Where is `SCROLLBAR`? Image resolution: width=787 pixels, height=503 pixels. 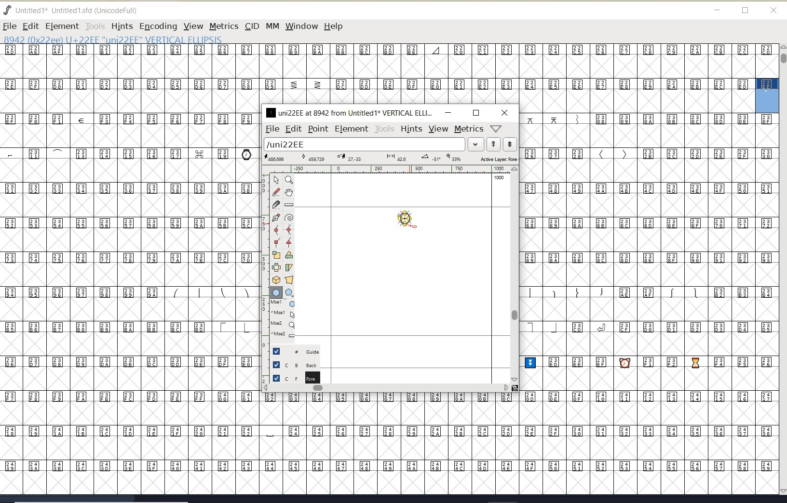
SCROLLBAR is located at coordinates (782, 270).